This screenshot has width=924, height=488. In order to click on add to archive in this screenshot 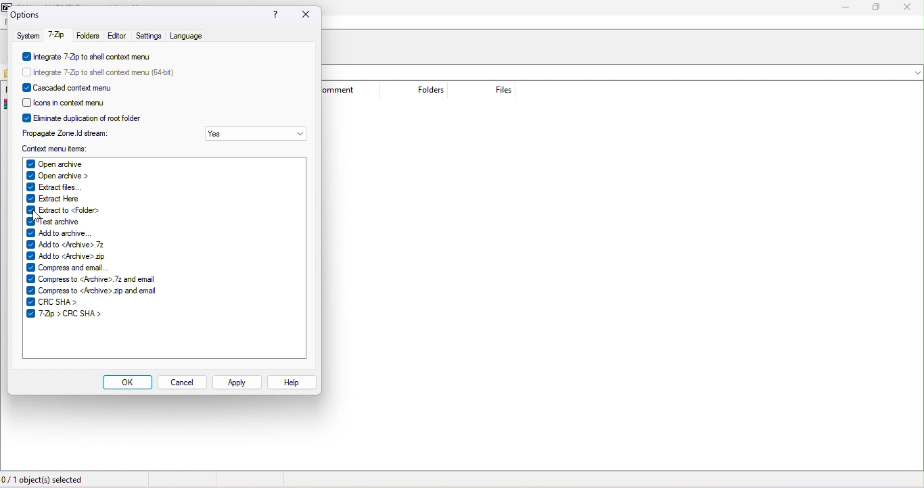, I will do `click(60, 232)`.